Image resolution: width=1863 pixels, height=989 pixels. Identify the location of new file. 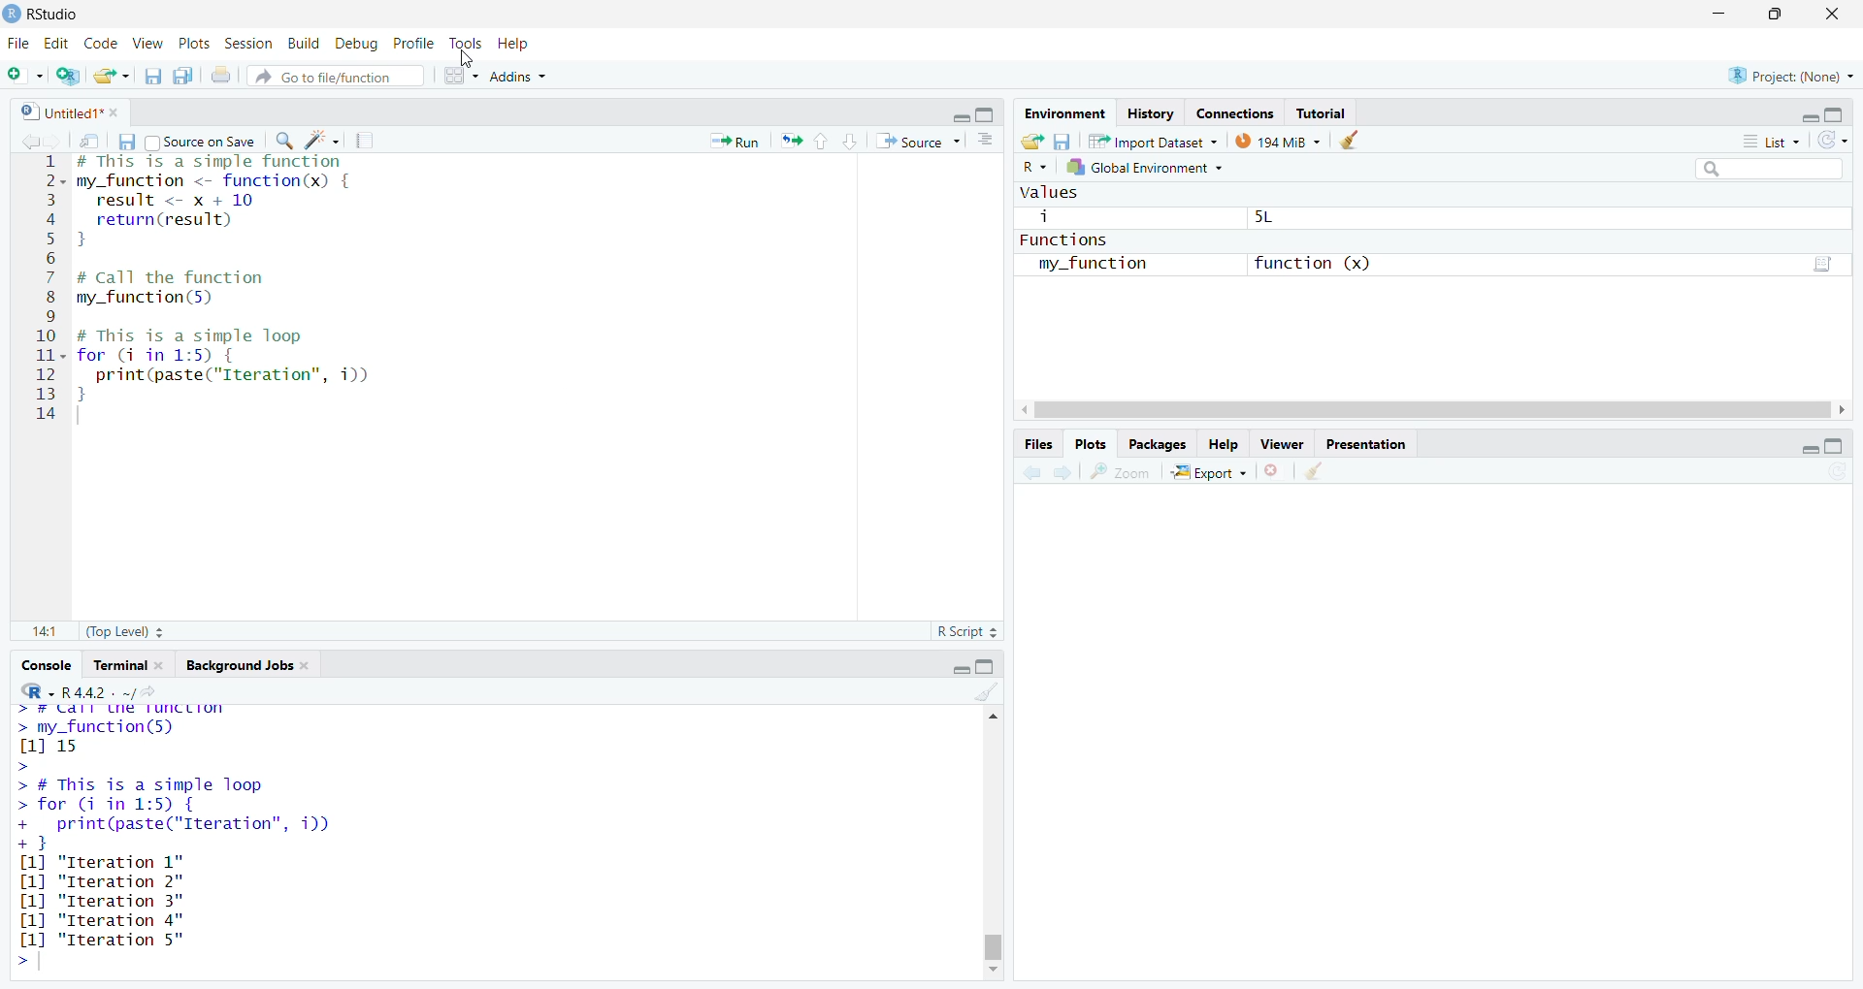
(24, 72).